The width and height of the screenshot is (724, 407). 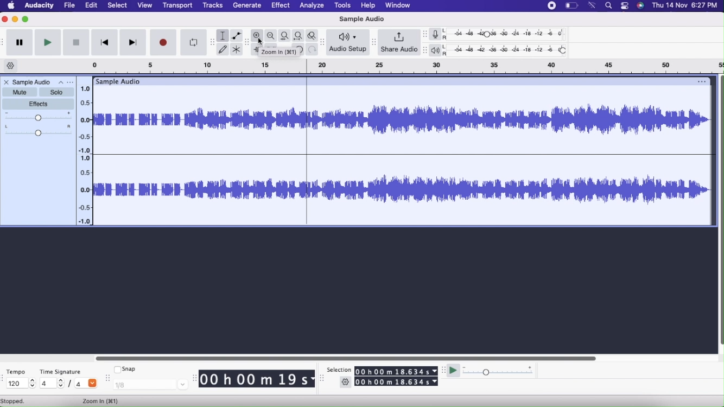 I want to click on Multi-tool, so click(x=238, y=49).